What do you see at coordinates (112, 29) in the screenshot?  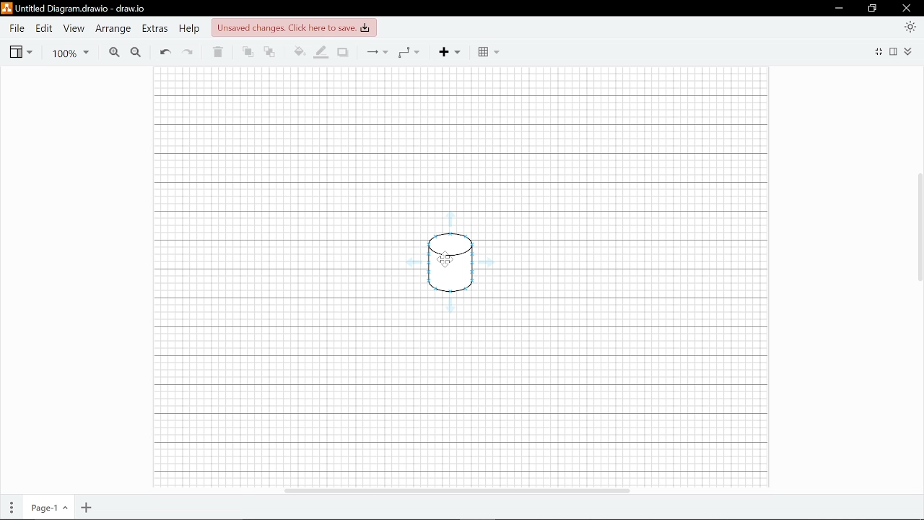 I see `Arrange` at bounding box center [112, 29].